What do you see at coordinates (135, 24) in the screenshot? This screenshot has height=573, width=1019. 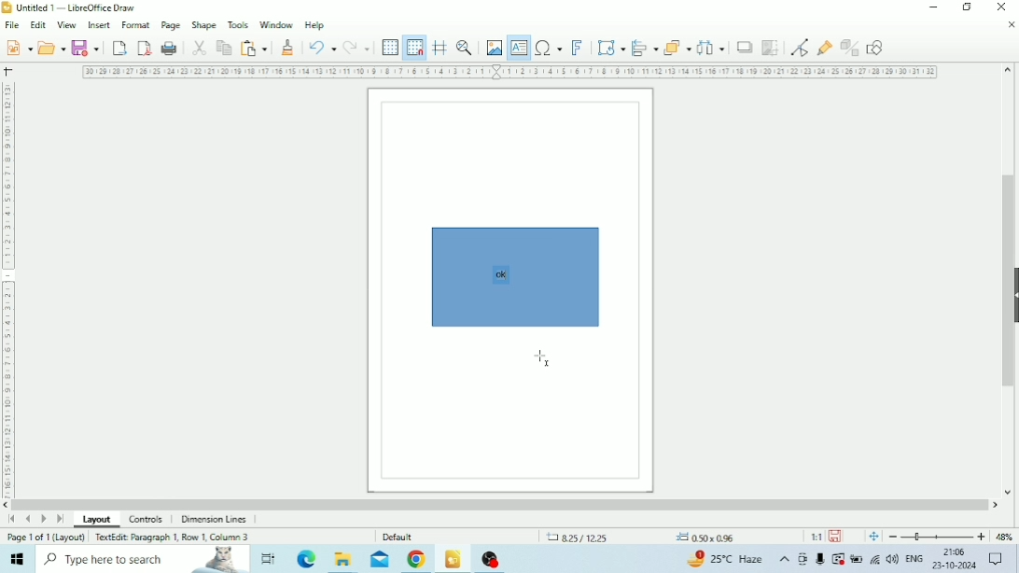 I see `Format` at bounding box center [135, 24].